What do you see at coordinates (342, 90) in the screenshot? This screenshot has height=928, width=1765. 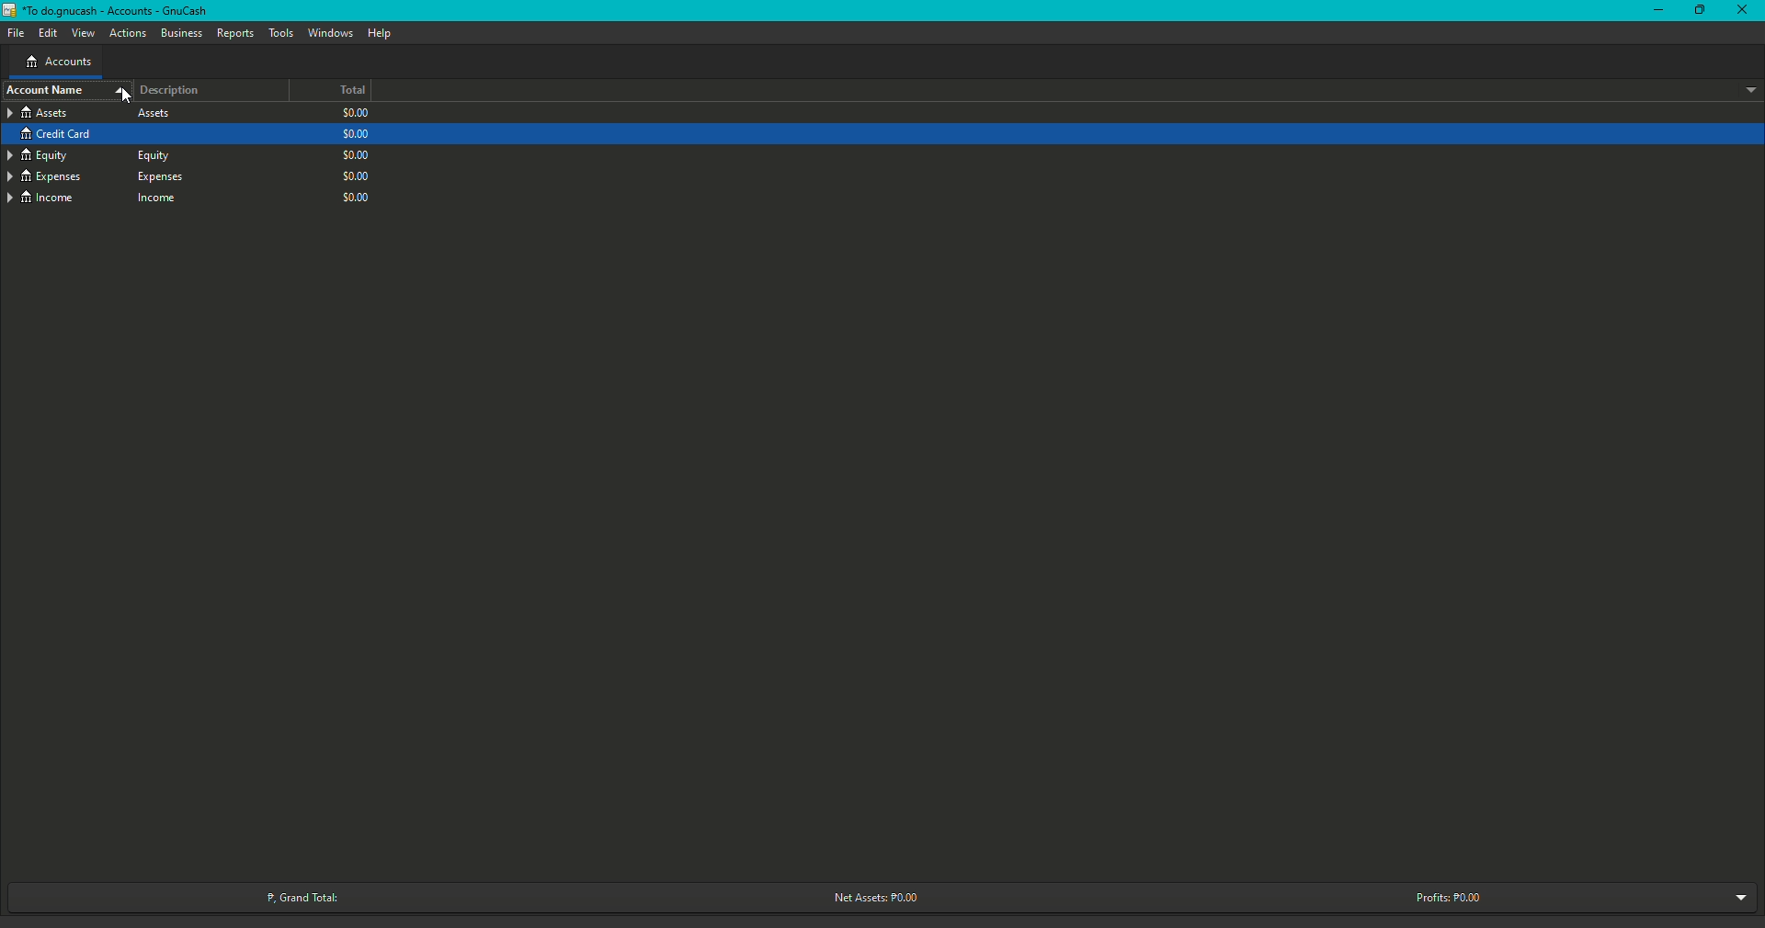 I see `Total` at bounding box center [342, 90].